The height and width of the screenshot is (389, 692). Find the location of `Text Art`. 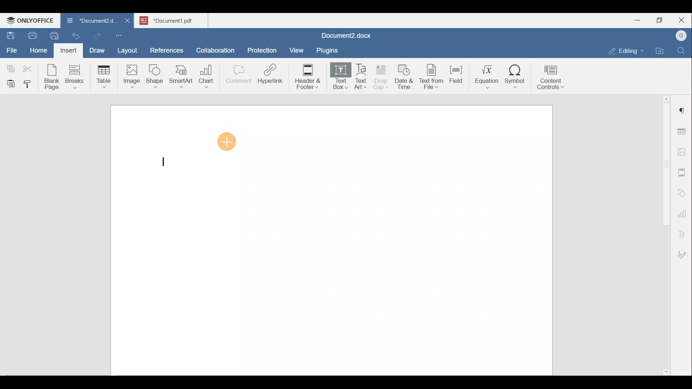

Text Art is located at coordinates (362, 77).